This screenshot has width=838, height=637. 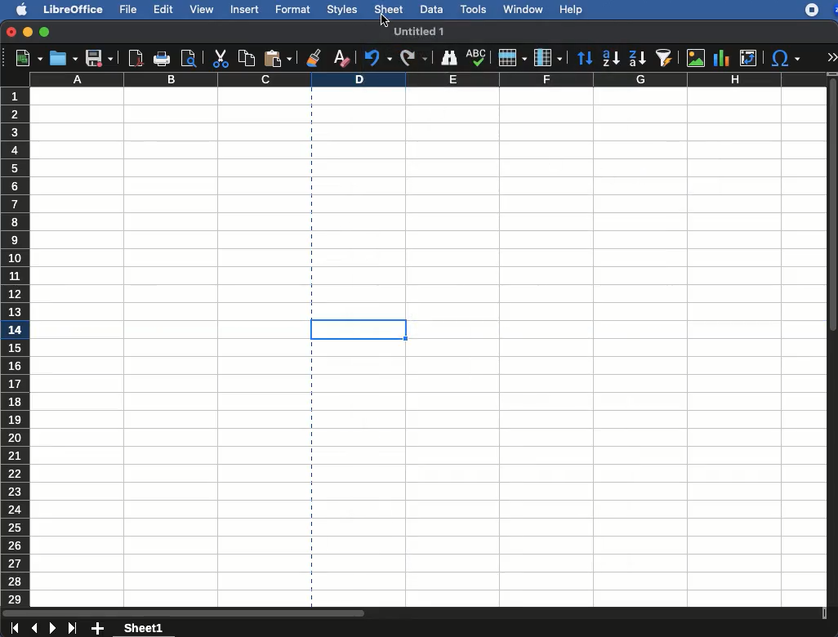 What do you see at coordinates (356, 338) in the screenshot?
I see `cell selected` at bounding box center [356, 338].